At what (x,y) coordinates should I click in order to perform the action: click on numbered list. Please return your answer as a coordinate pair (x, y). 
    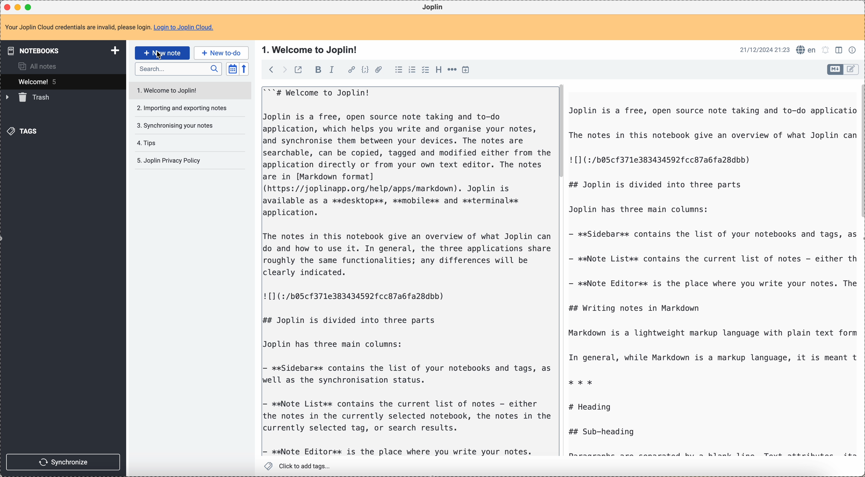
    Looking at the image, I should click on (412, 70).